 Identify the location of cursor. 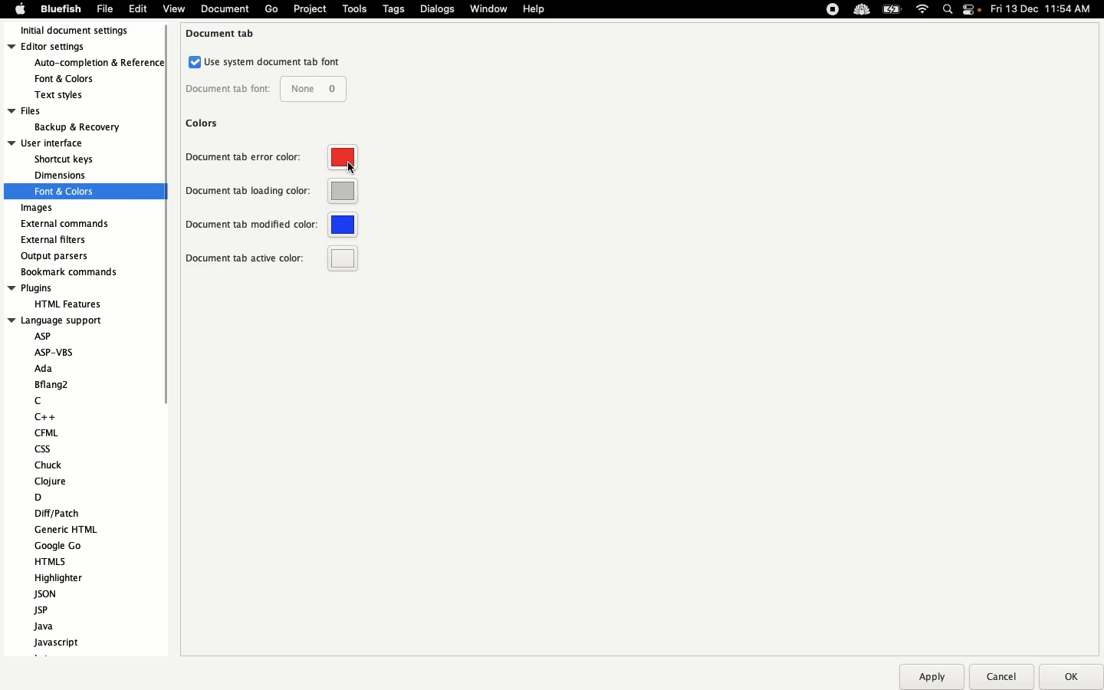
(350, 168).